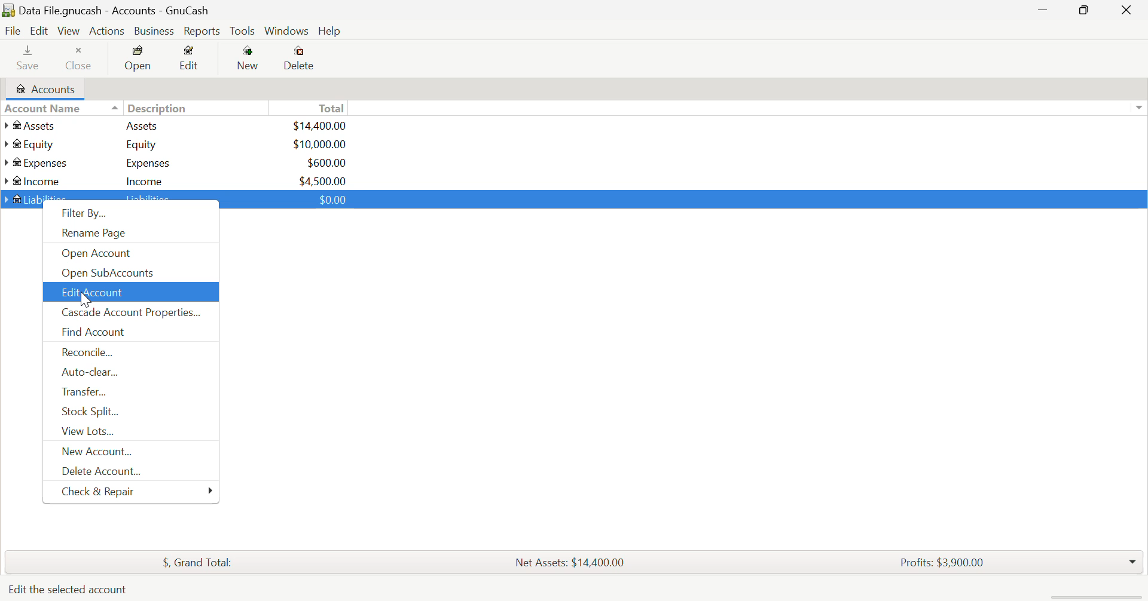 The height and width of the screenshot is (601, 1148). I want to click on Close Window, so click(1130, 10).